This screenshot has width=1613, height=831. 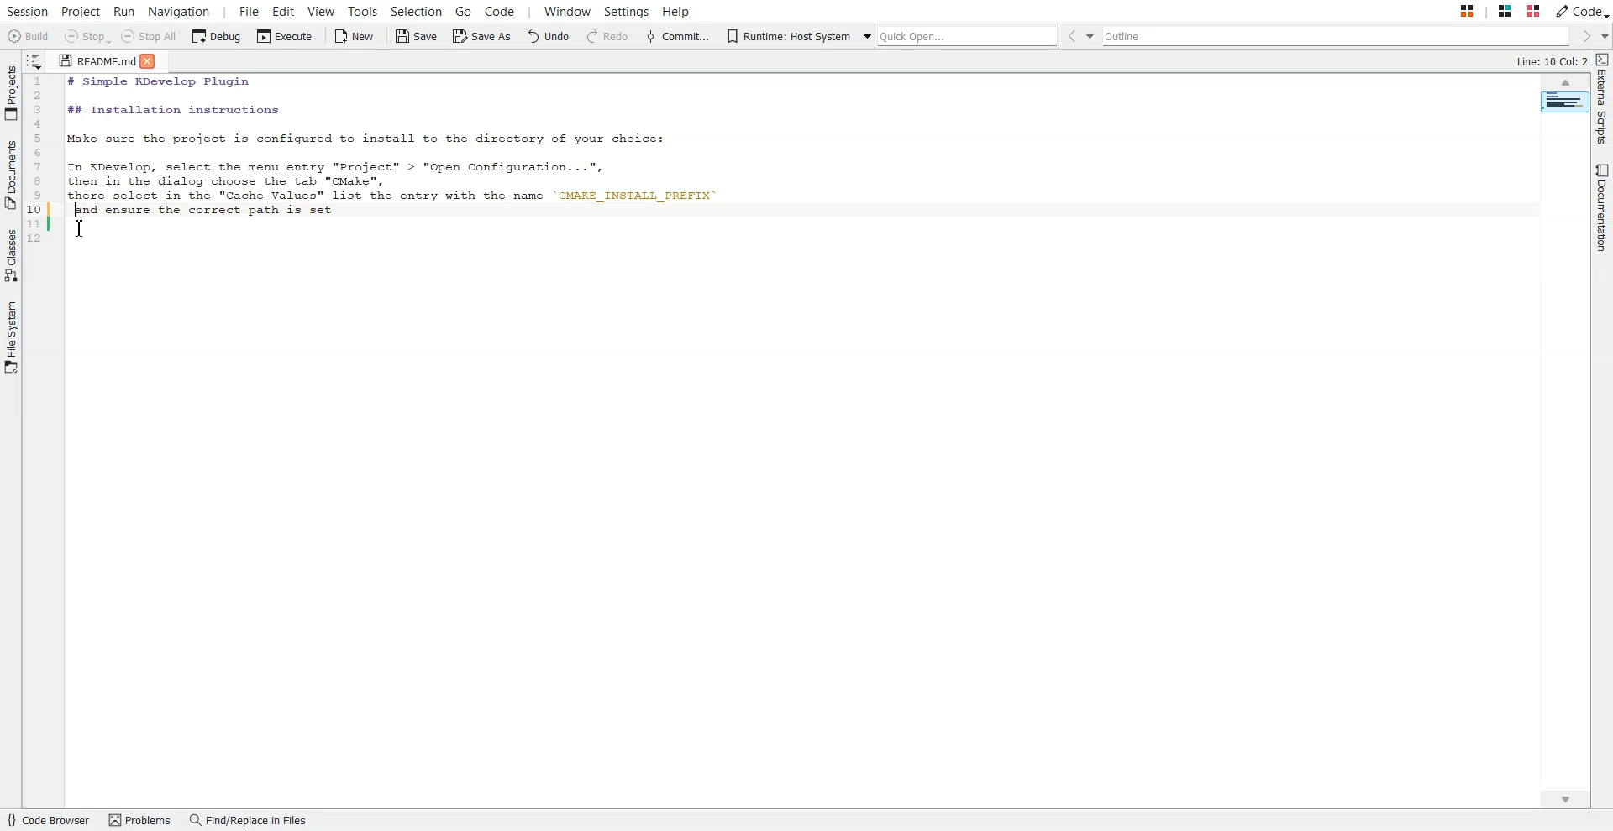 What do you see at coordinates (27, 36) in the screenshot?
I see `Build` at bounding box center [27, 36].